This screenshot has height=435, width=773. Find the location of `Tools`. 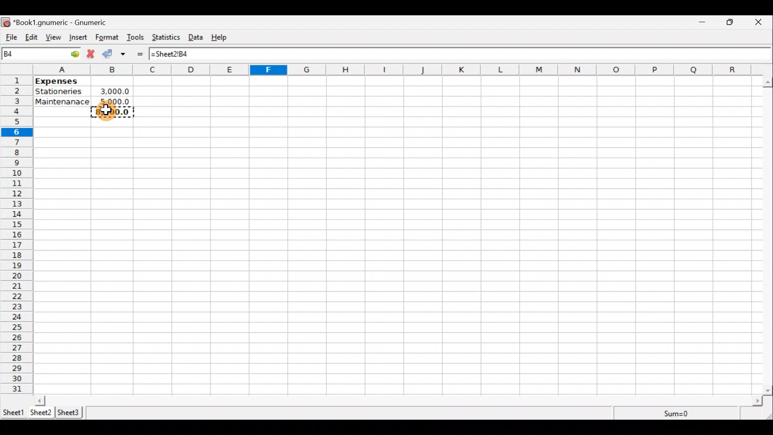

Tools is located at coordinates (136, 38).